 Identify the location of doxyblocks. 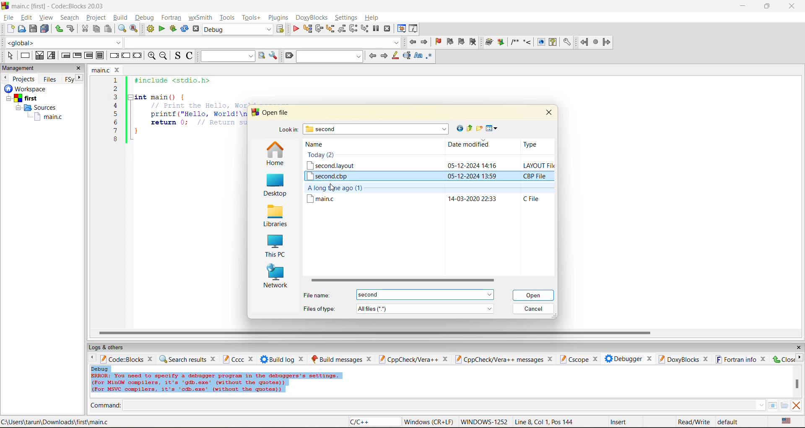
(313, 18).